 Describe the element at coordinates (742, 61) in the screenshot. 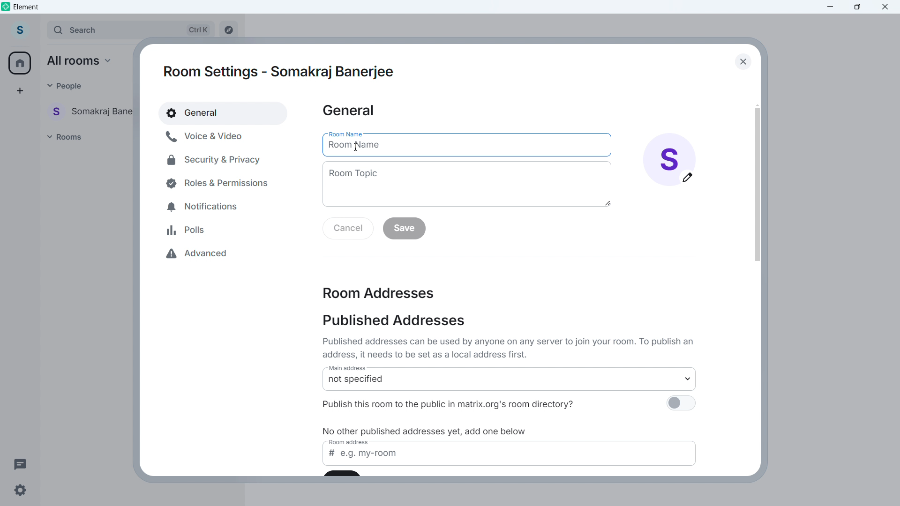

I see `Close ` at that location.